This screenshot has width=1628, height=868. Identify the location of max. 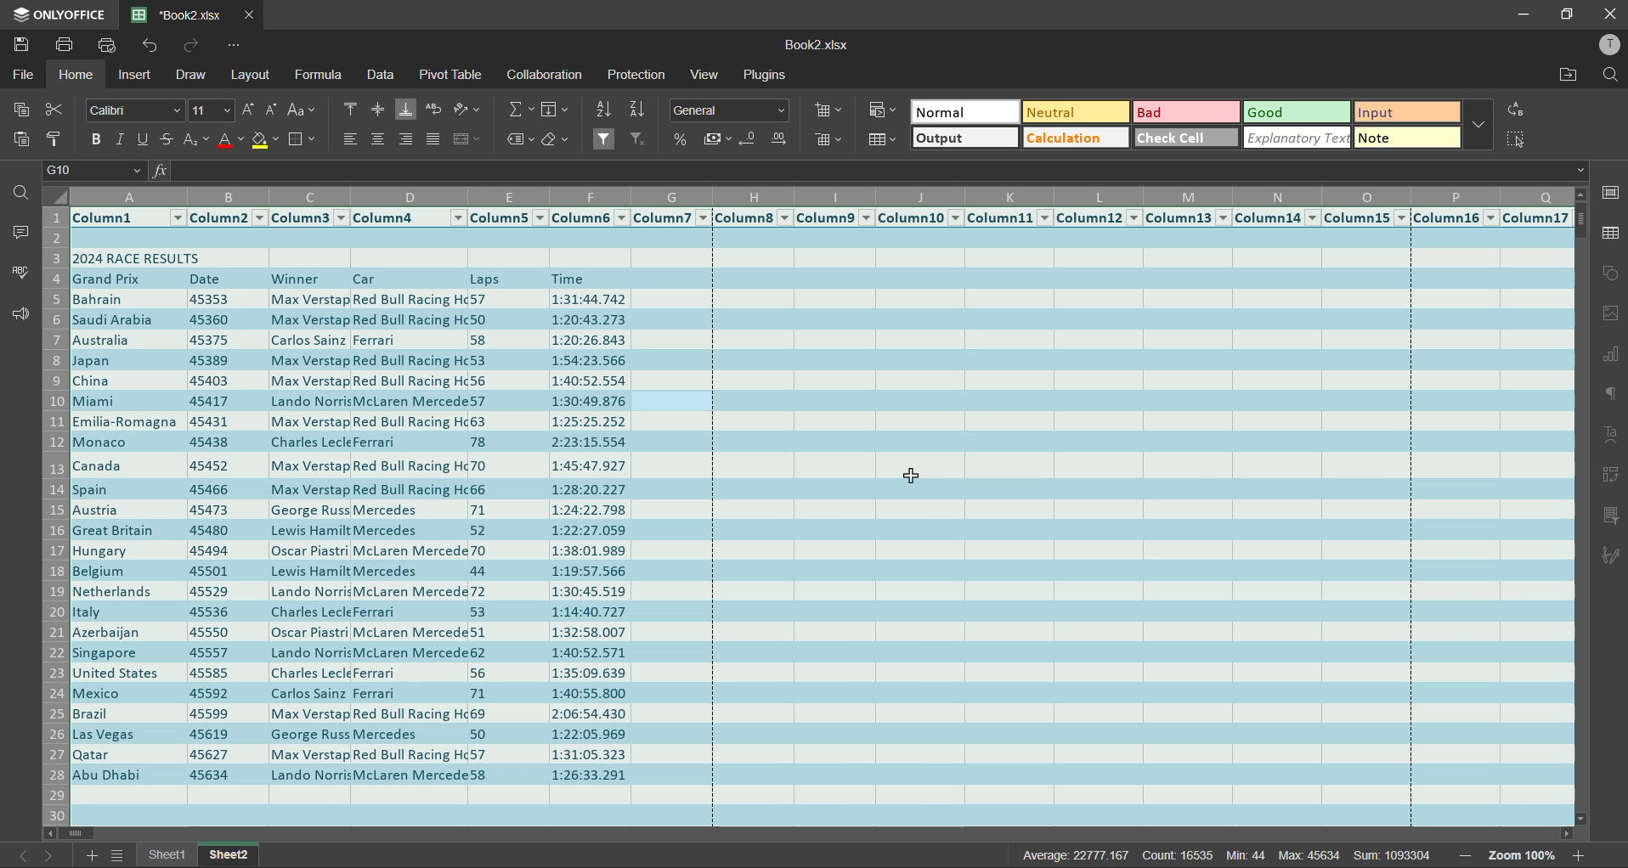
(1309, 854).